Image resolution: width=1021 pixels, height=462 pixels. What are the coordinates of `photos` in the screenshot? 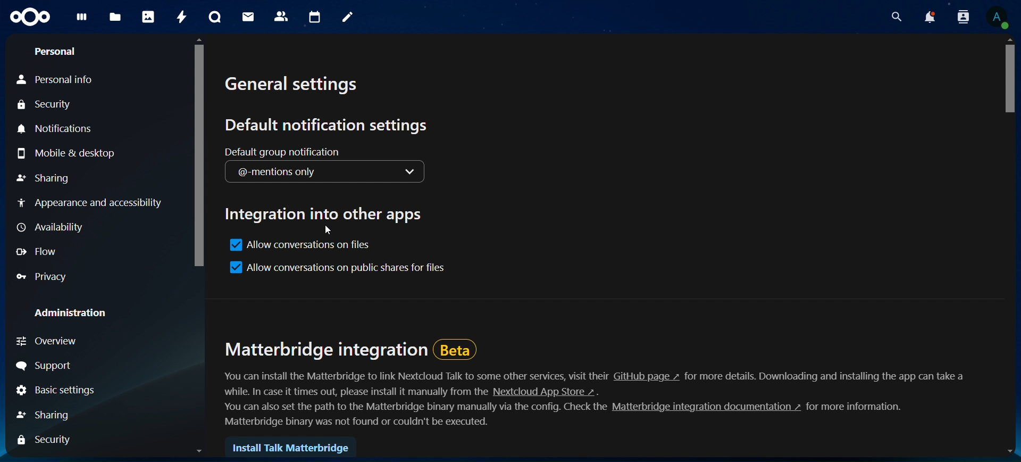 It's located at (148, 16).